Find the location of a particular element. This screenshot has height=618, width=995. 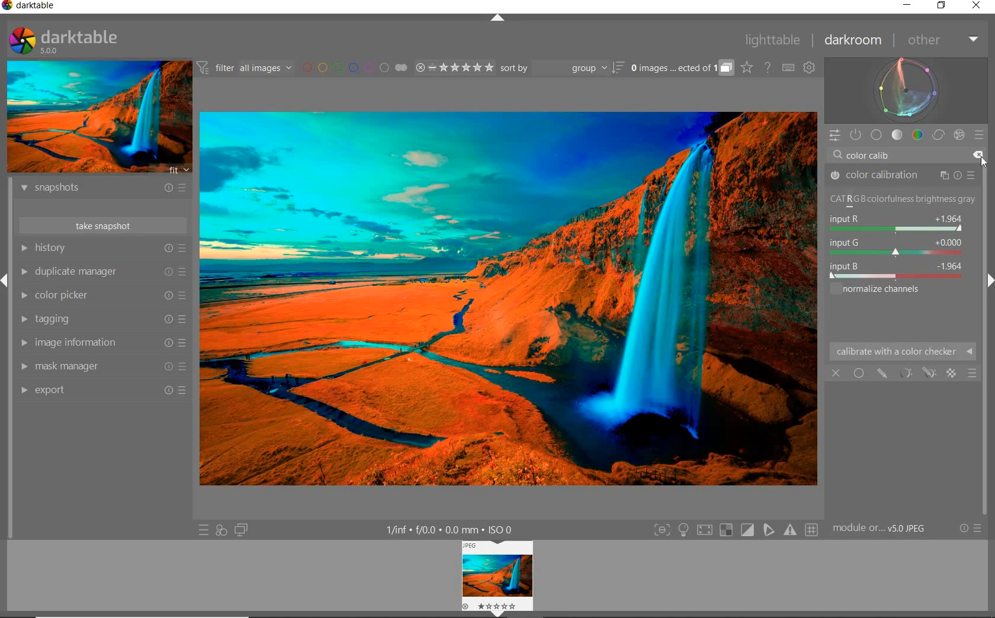

SHOW GLOBAL PREFERENCES is located at coordinates (809, 67).